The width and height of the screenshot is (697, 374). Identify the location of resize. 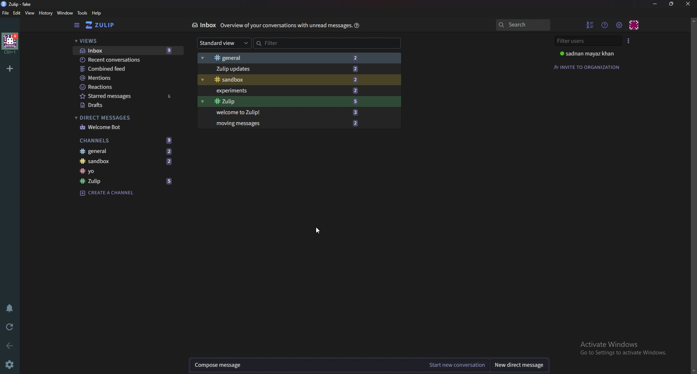
(672, 4).